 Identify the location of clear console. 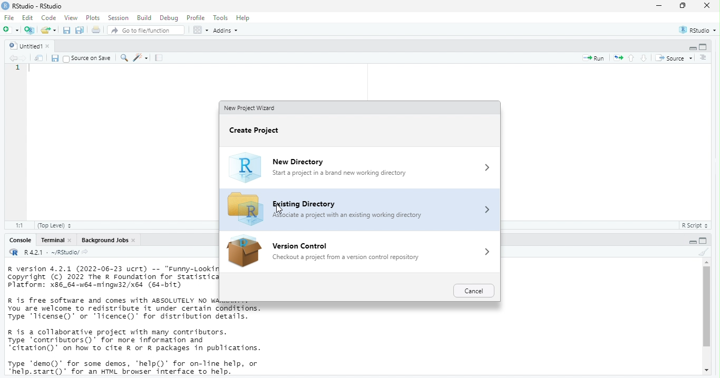
(704, 252).